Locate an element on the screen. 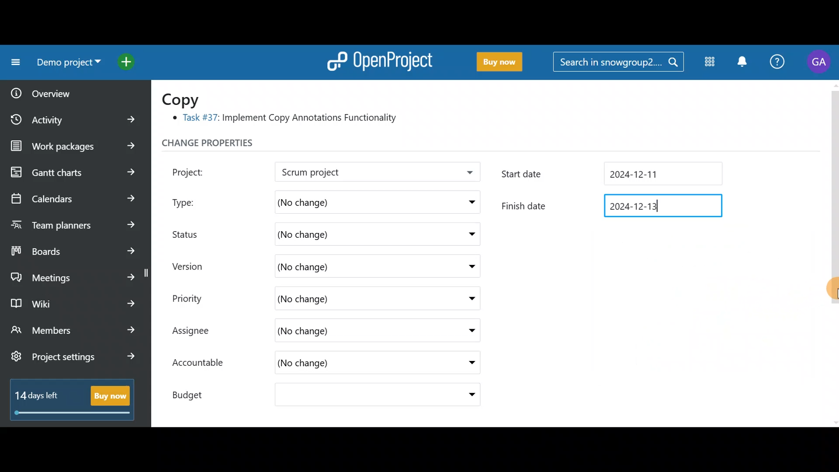  Accountable is located at coordinates (202, 364).